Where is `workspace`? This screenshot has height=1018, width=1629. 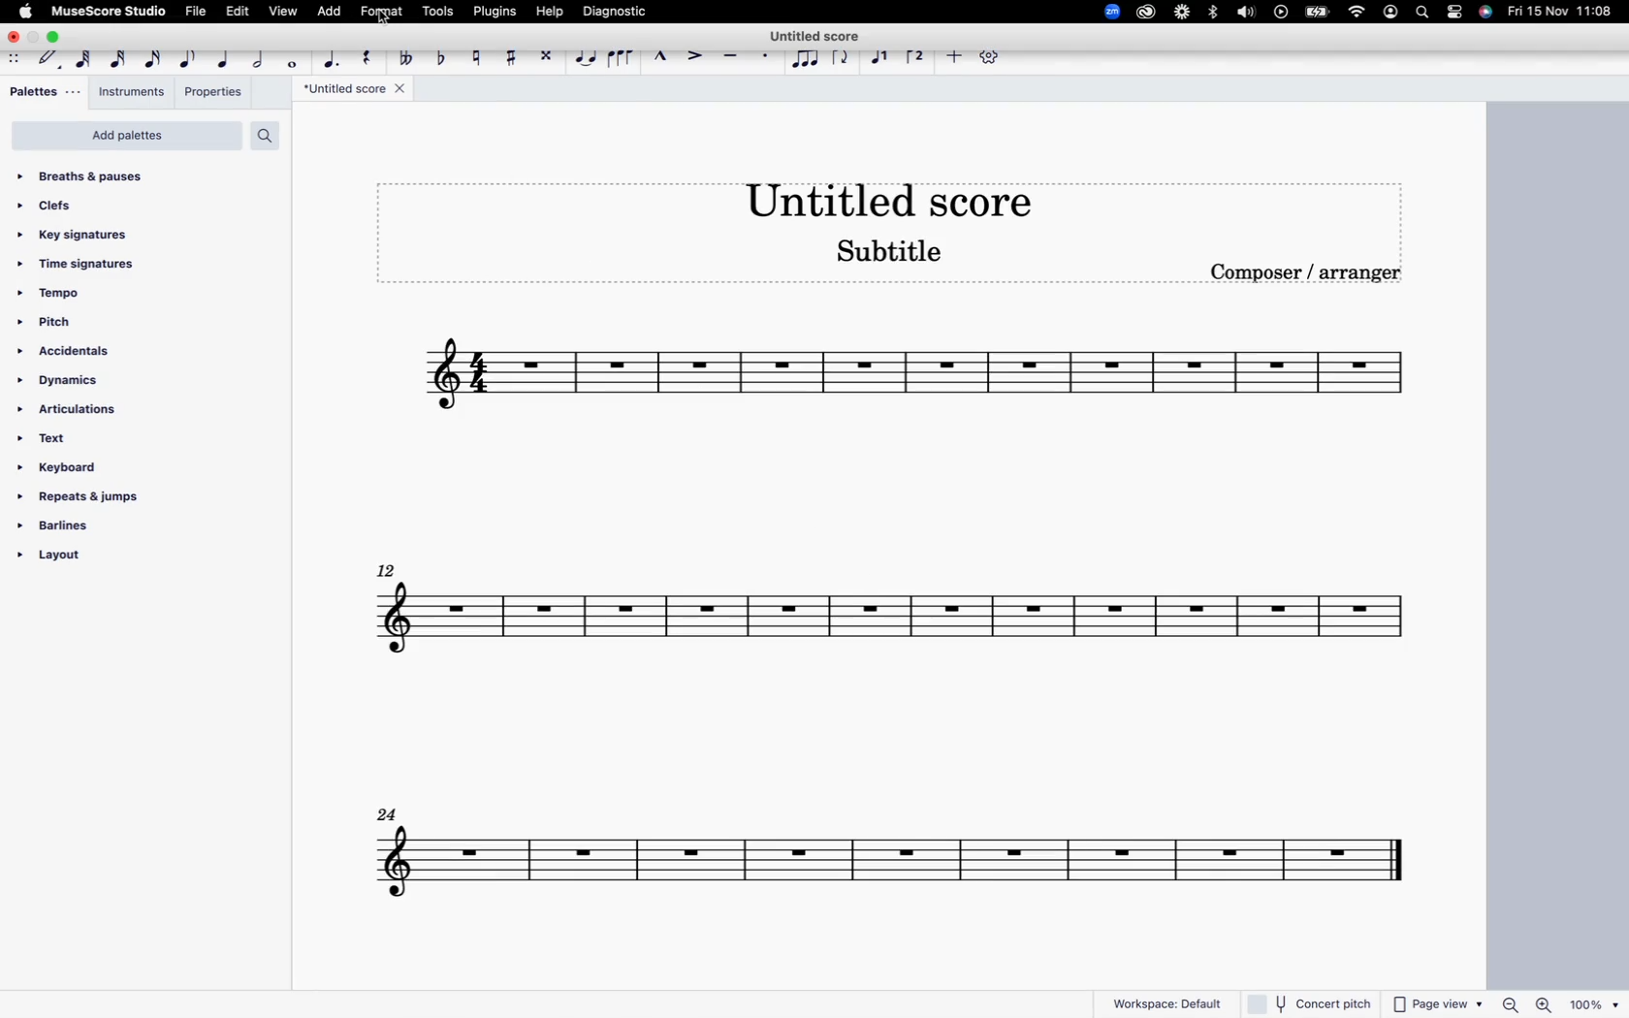
workspace is located at coordinates (1170, 1004).